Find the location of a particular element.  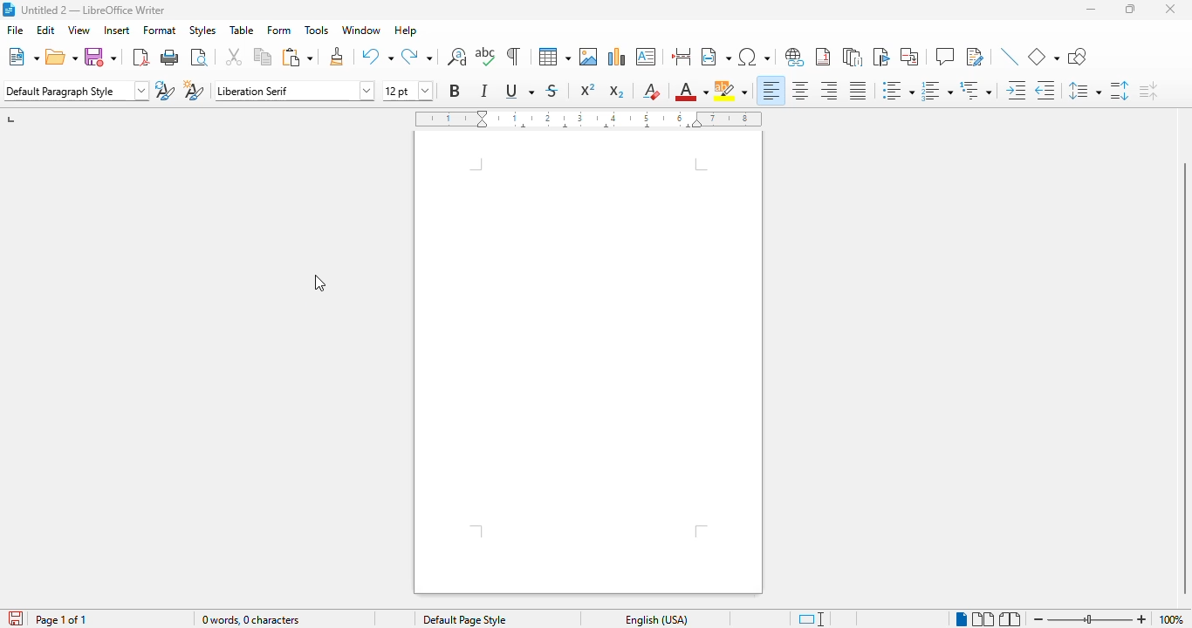

edit is located at coordinates (45, 30).